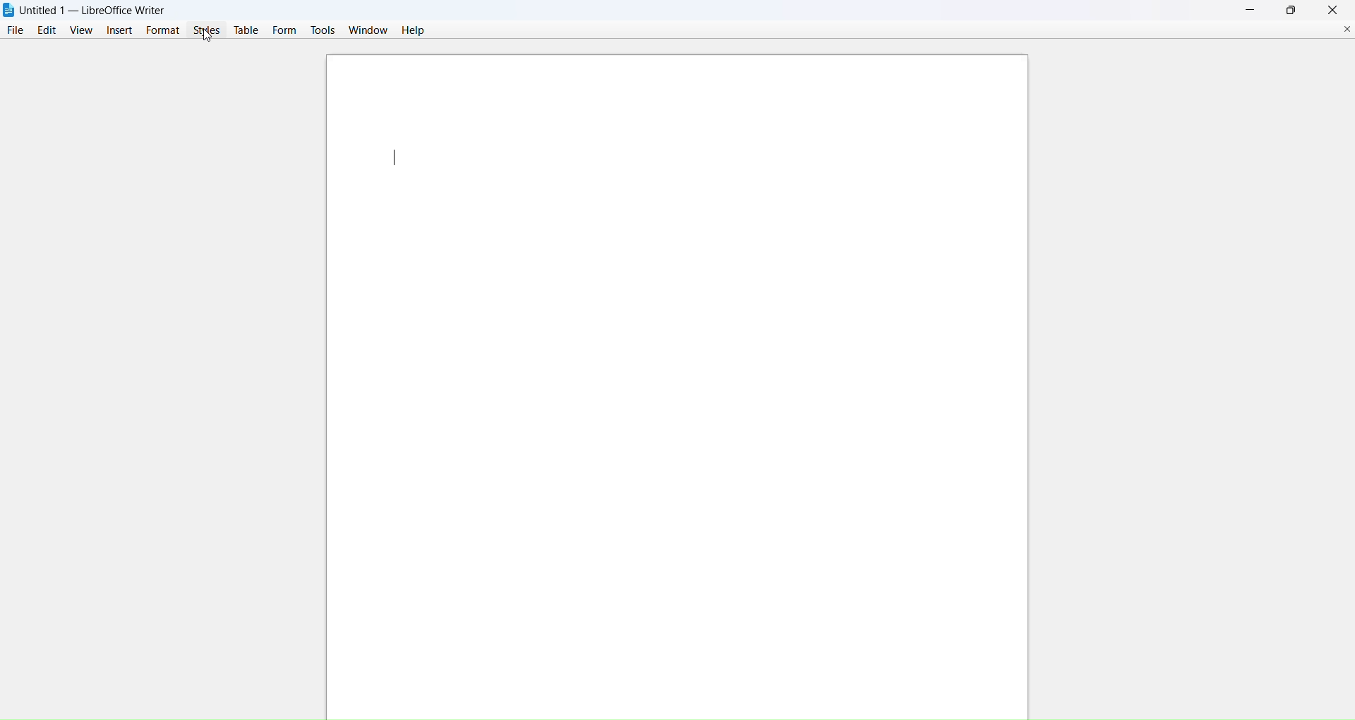 The height and width of the screenshot is (720, 1355). What do you see at coordinates (83, 30) in the screenshot?
I see `view` at bounding box center [83, 30].